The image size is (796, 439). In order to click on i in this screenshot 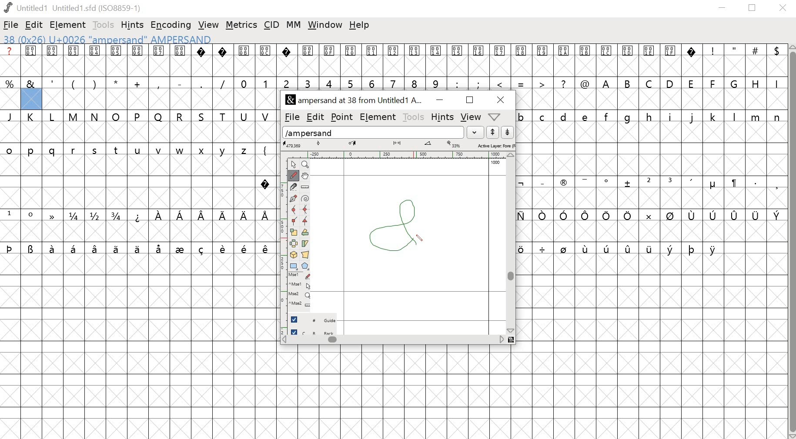, I will do `click(670, 116)`.